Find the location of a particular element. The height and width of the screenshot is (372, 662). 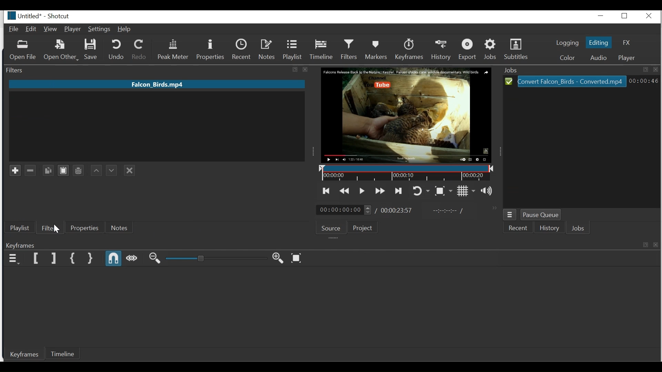

Play quickly backward is located at coordinates (344, 191).